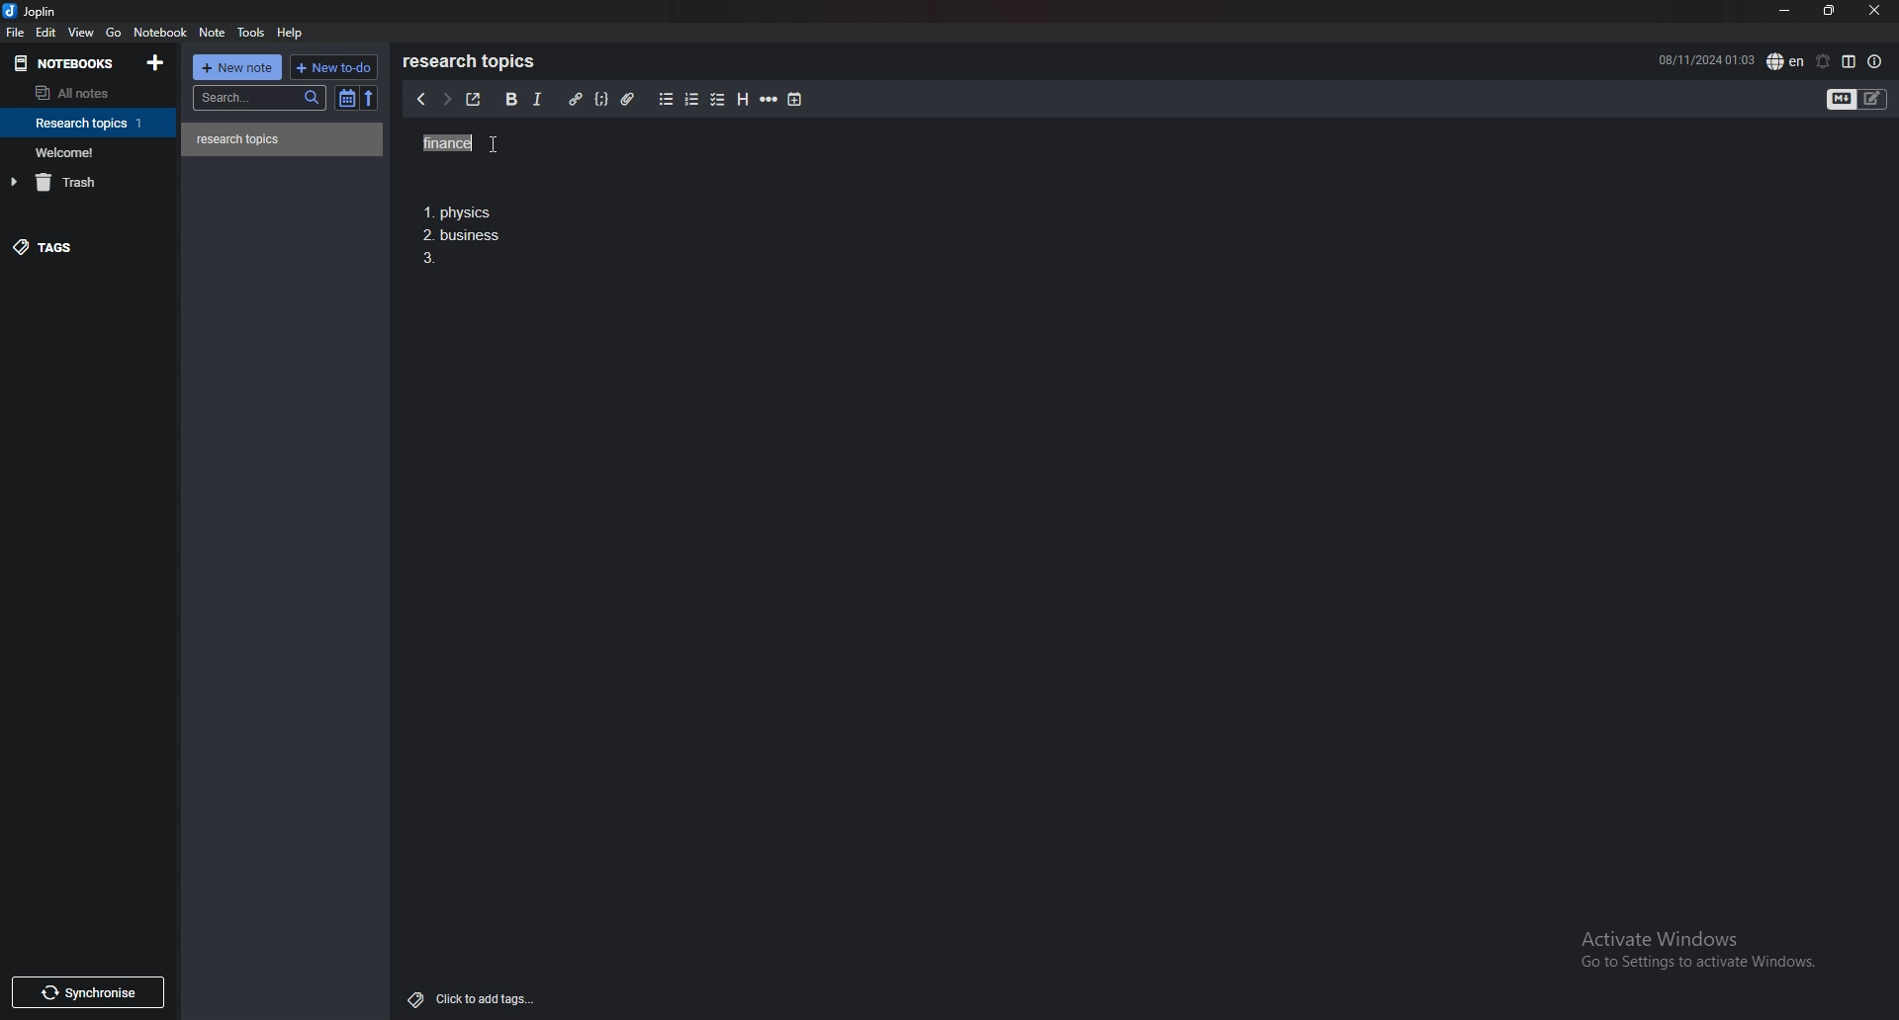 Image resolution: width=1899 pixels, height=1020 pixels. Describe the element at coordinates (82, 33) in the screenshot. I see `view` at that location.